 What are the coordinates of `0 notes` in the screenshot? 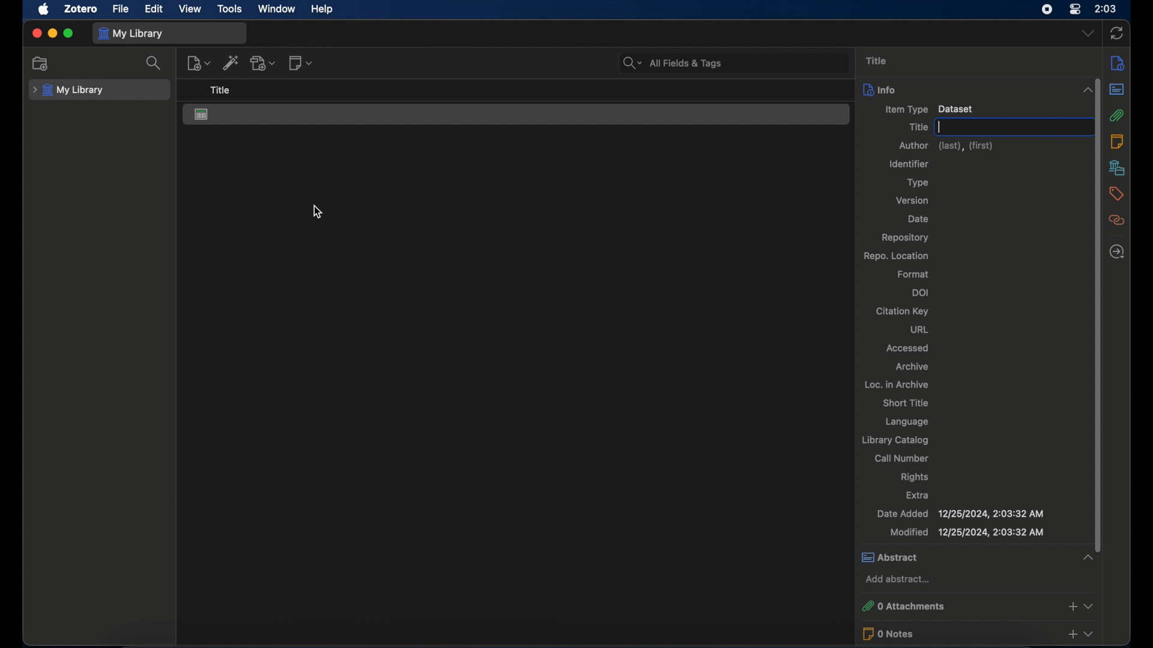 It's located at (978, 634).